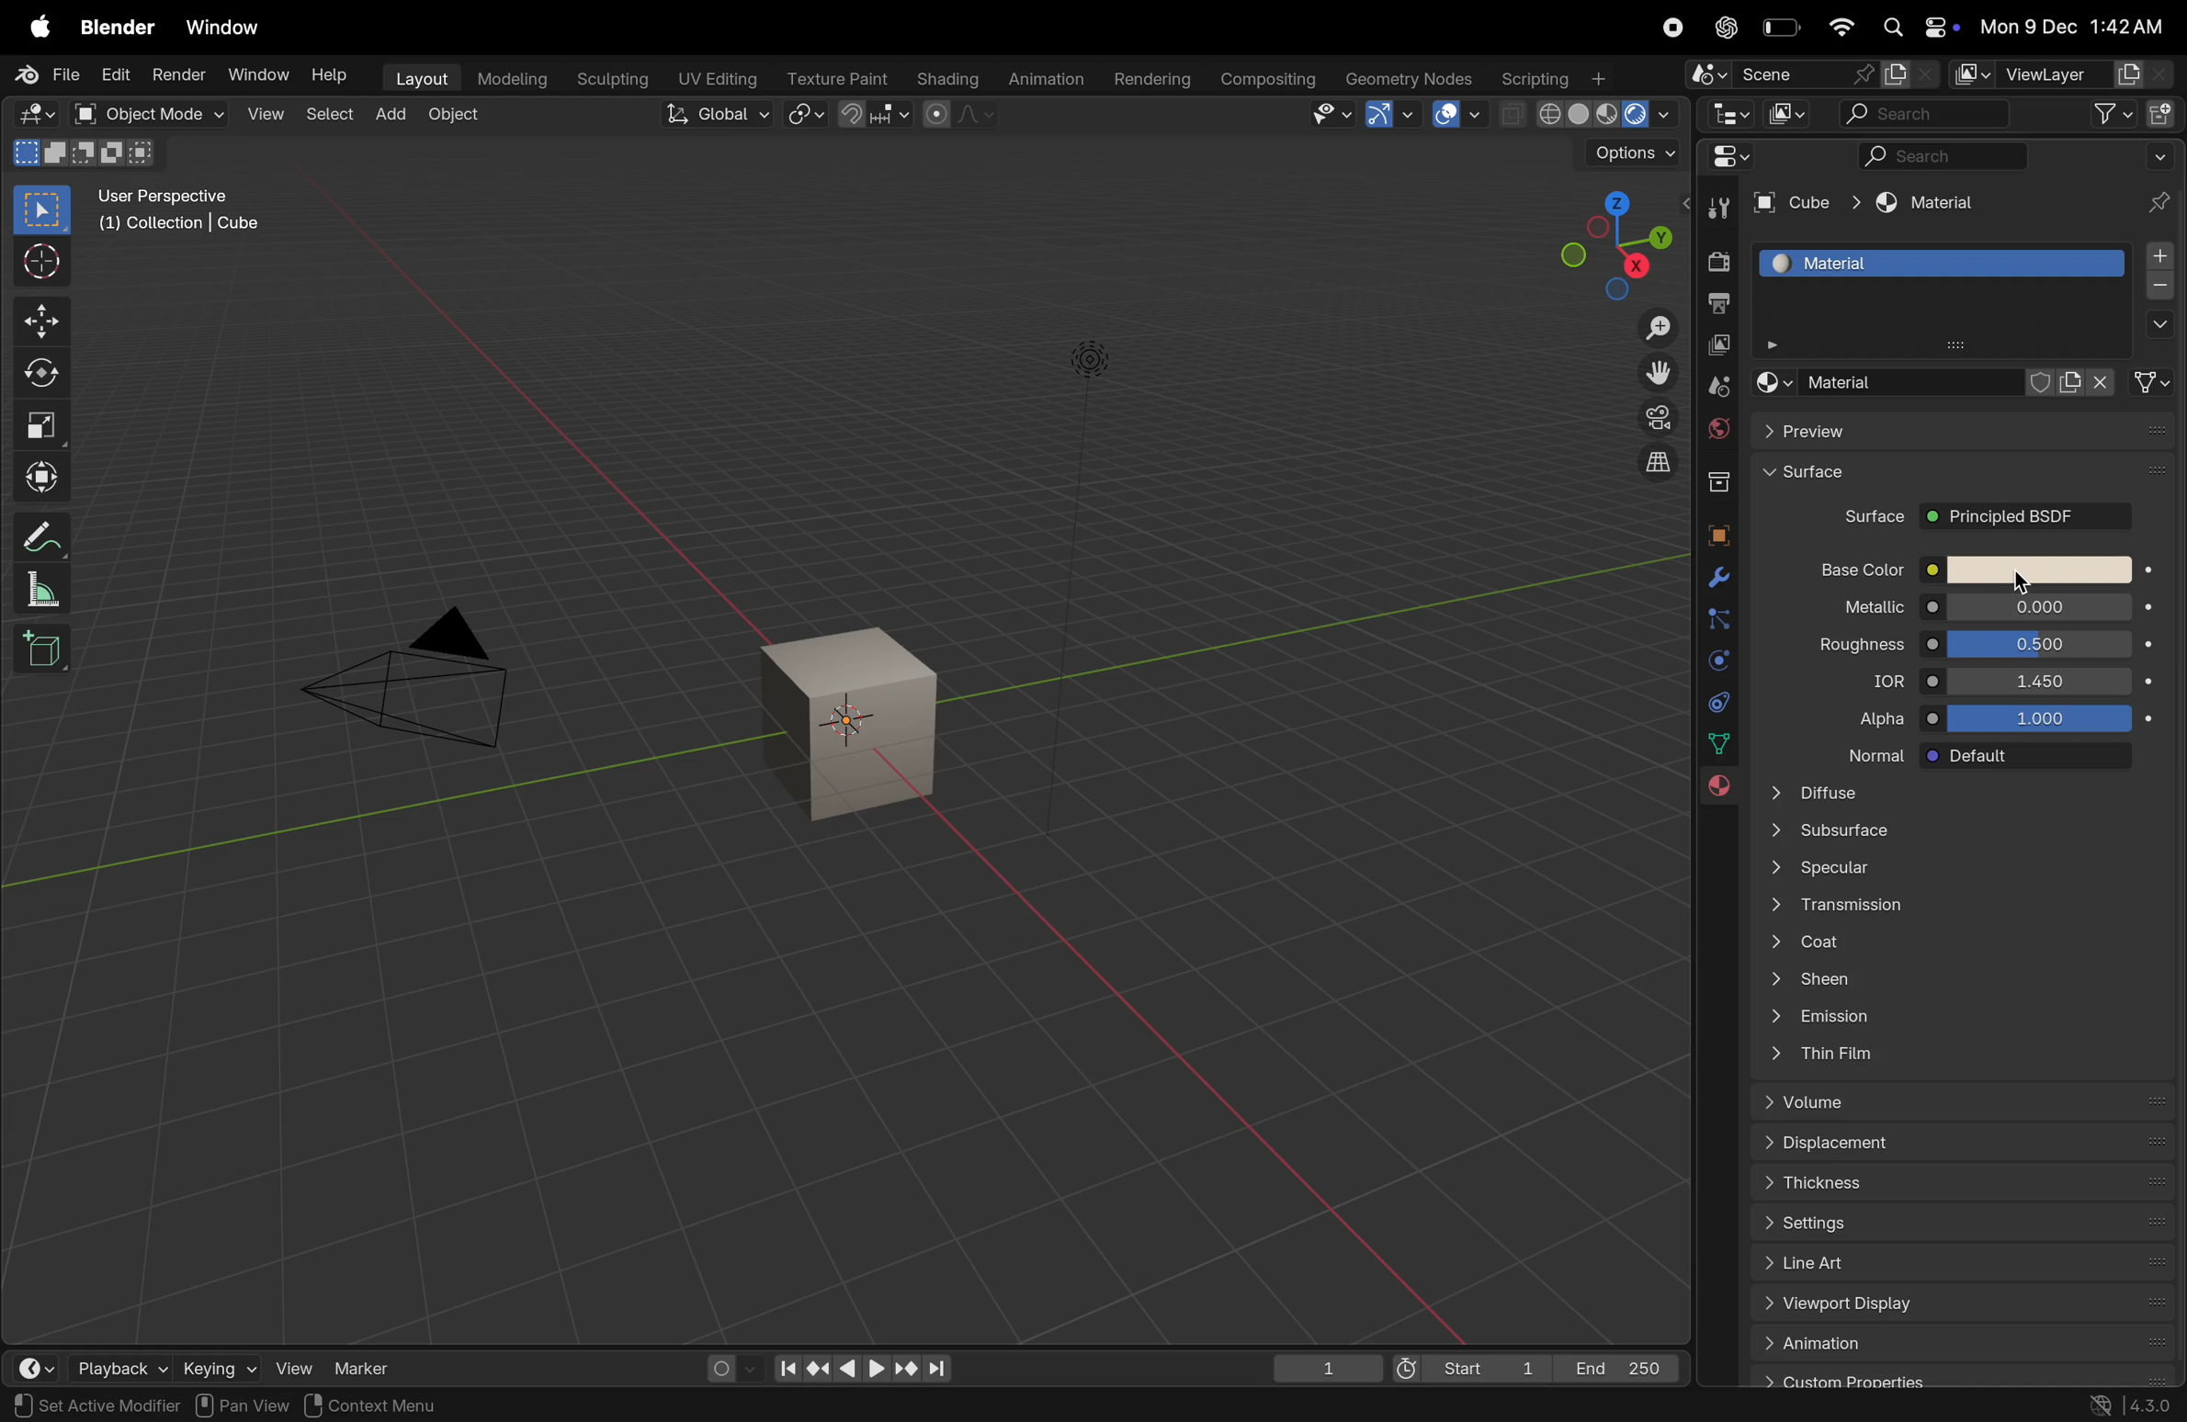  I want to click on modifiers, so click(1718, 579).